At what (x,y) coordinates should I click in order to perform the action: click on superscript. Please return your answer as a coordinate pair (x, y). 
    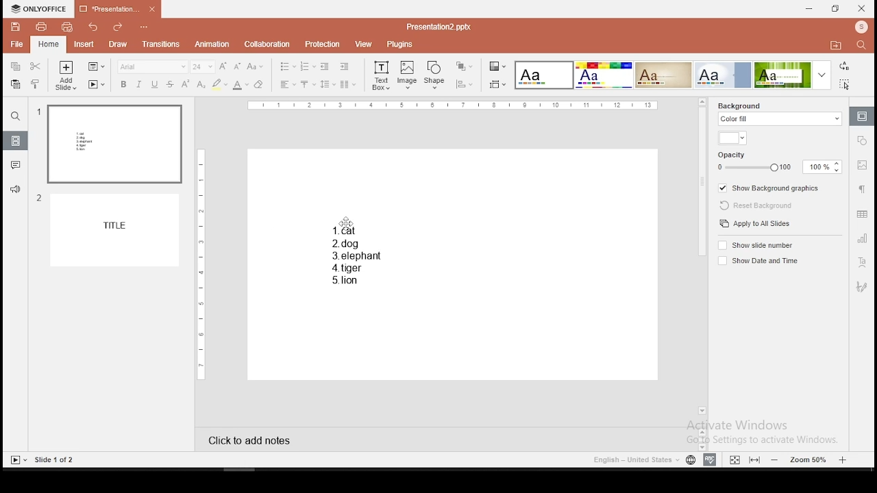
    Looking at the image, I should click on (186, 84).